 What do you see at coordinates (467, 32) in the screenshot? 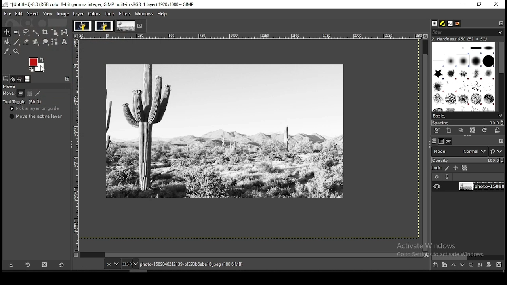
I see `filter brushes` at bounding box center [467, 32].